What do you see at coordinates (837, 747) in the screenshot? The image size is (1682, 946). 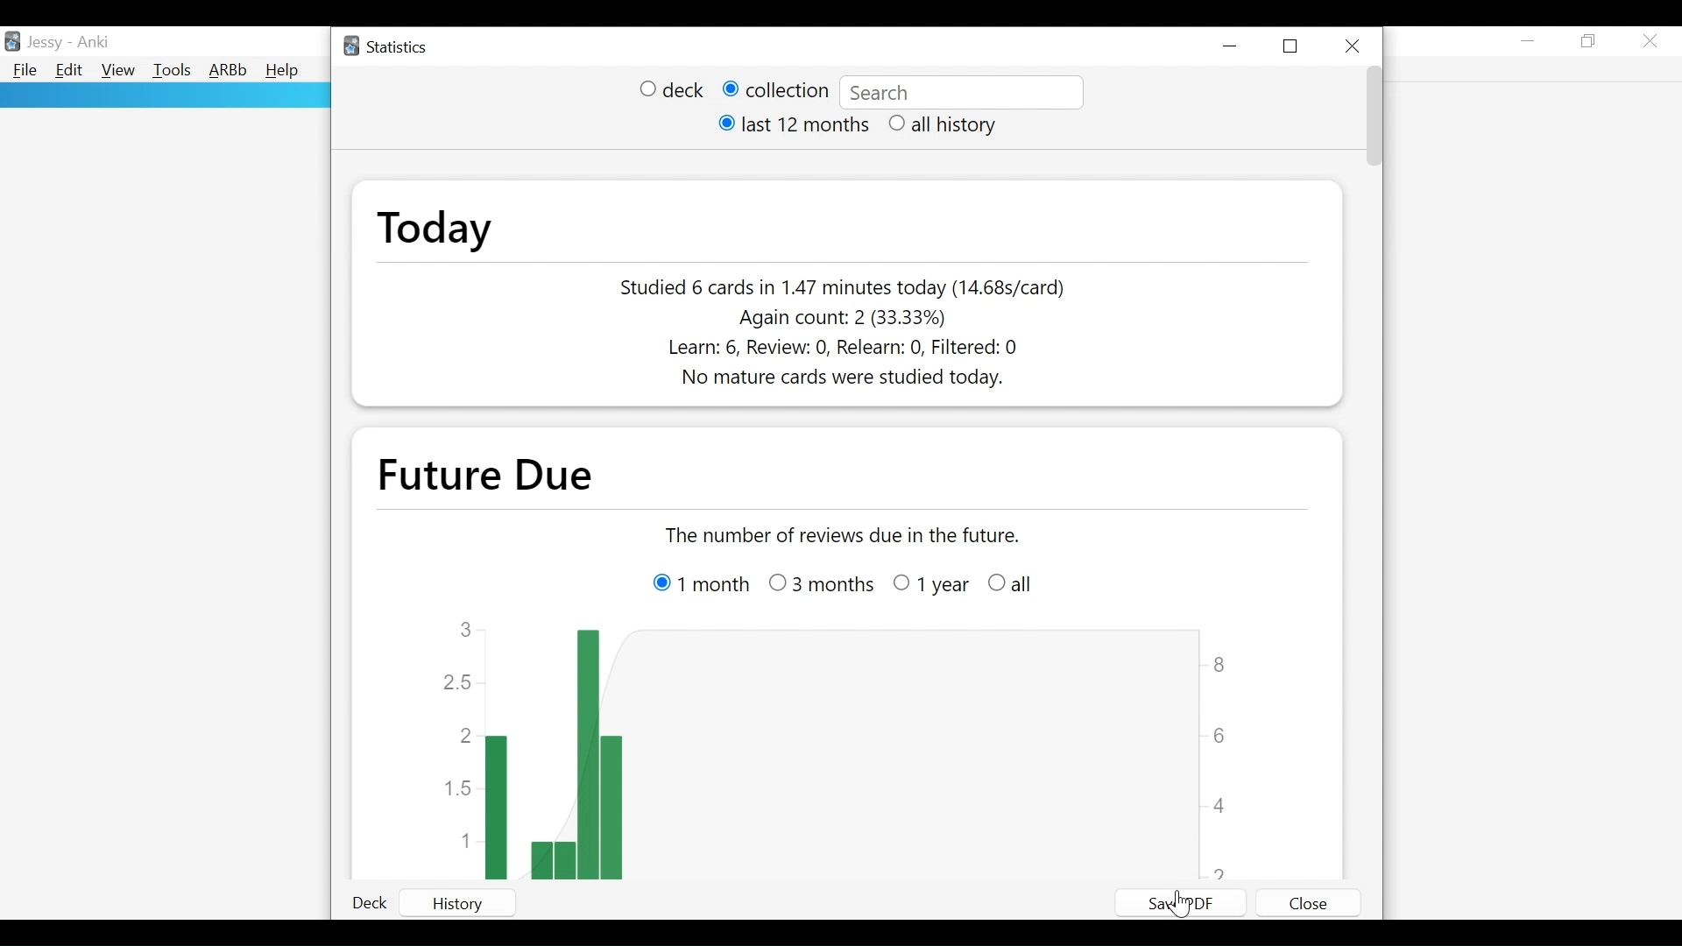 I see `Graph` at bounding box center [837, 747].